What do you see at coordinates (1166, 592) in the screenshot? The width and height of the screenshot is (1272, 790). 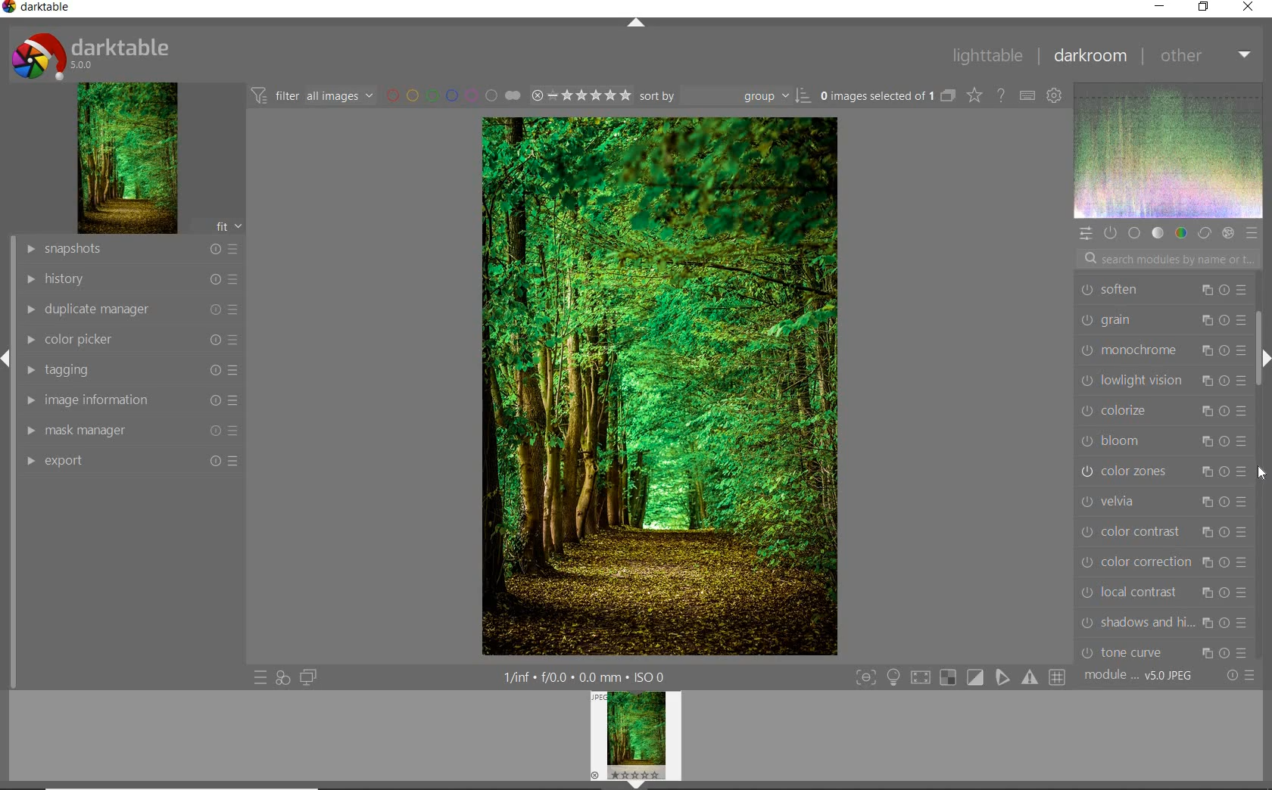 I see `local contrast` at bounding box center [1166, 592].